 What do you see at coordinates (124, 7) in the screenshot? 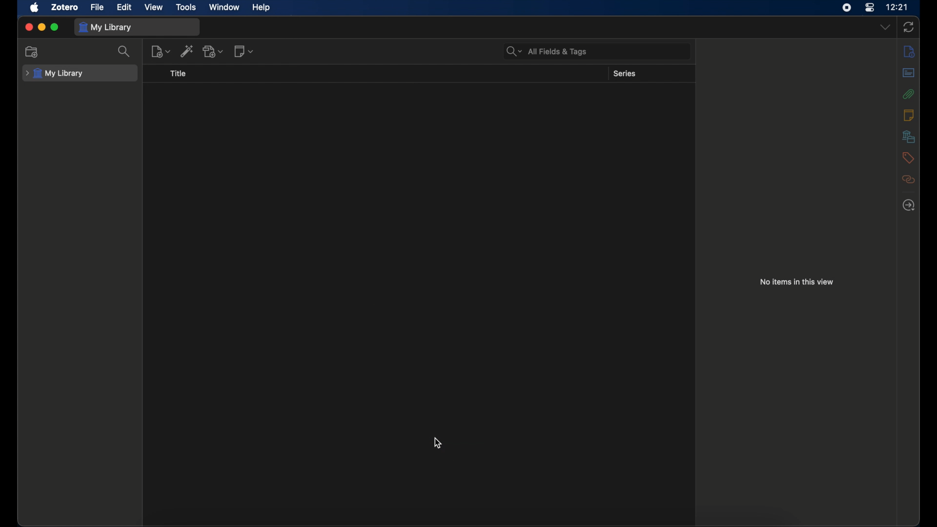
I see `edit` at bounding box center [124, 7].